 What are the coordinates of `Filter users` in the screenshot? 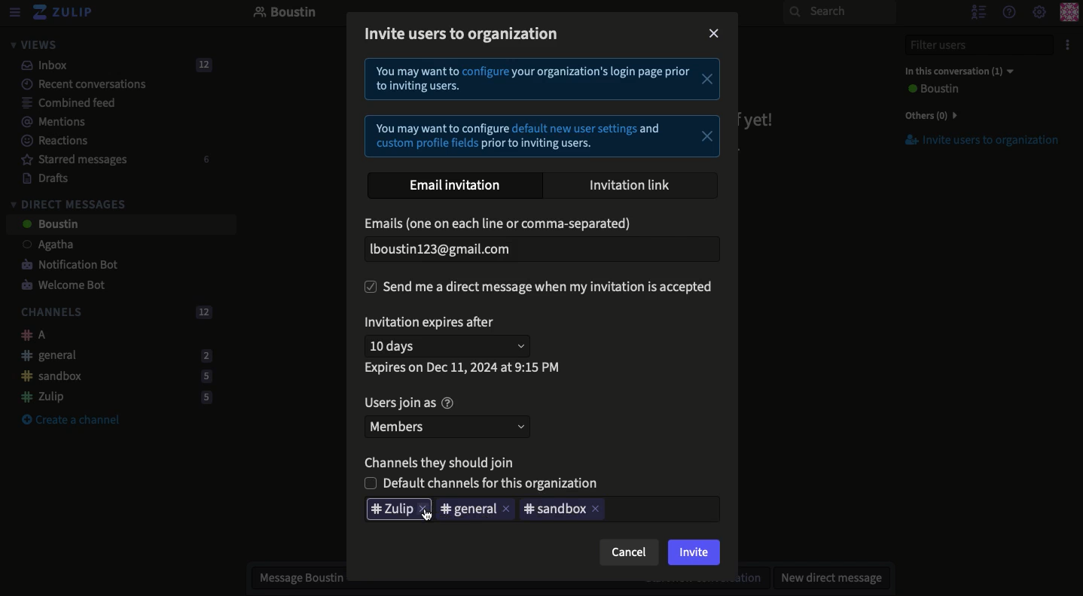 It's located at (970, 45).